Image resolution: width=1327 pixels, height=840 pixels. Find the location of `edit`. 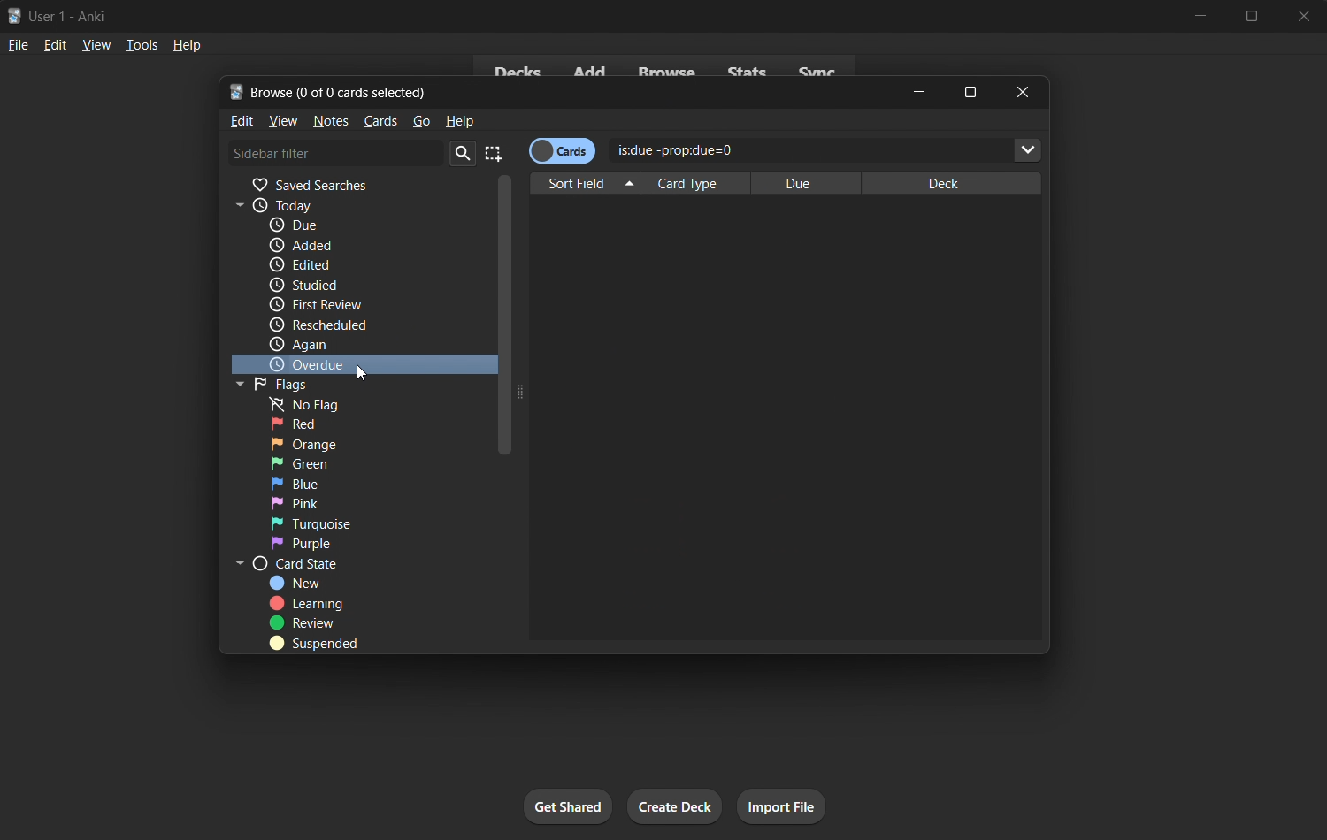

edit is located at coordinates (242, 120).